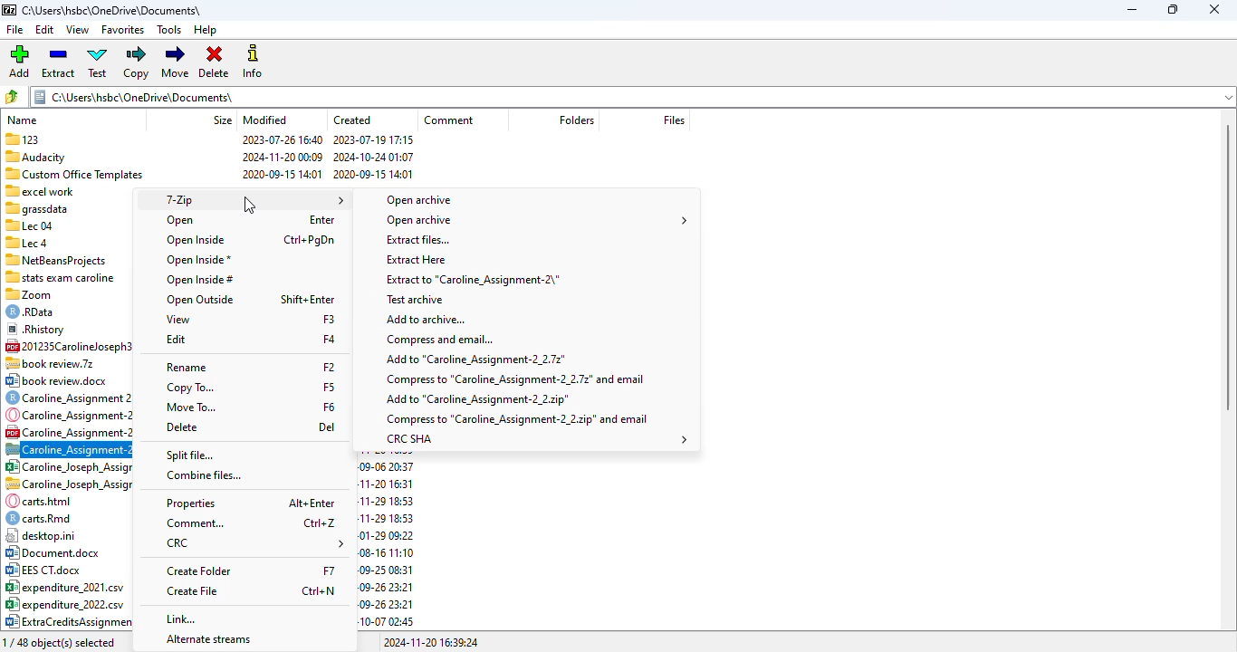 This screenshot has height=652, width=1237. I want to click on CRC SHA, so click(535, 439).